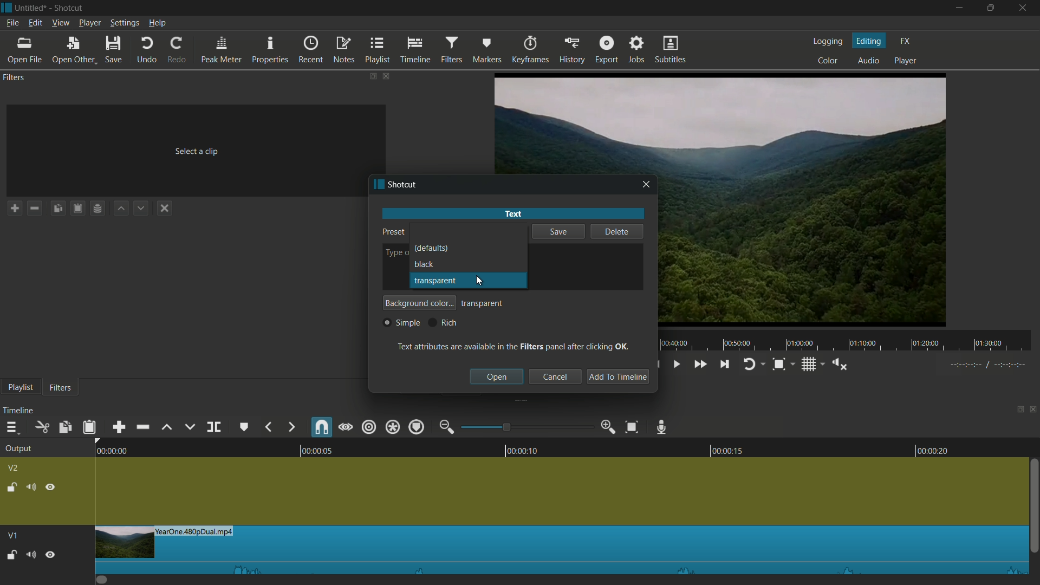  What do you see at coordinates (291, 427) in the screenshot?
I see `forward` at bounding box center [291, 427].